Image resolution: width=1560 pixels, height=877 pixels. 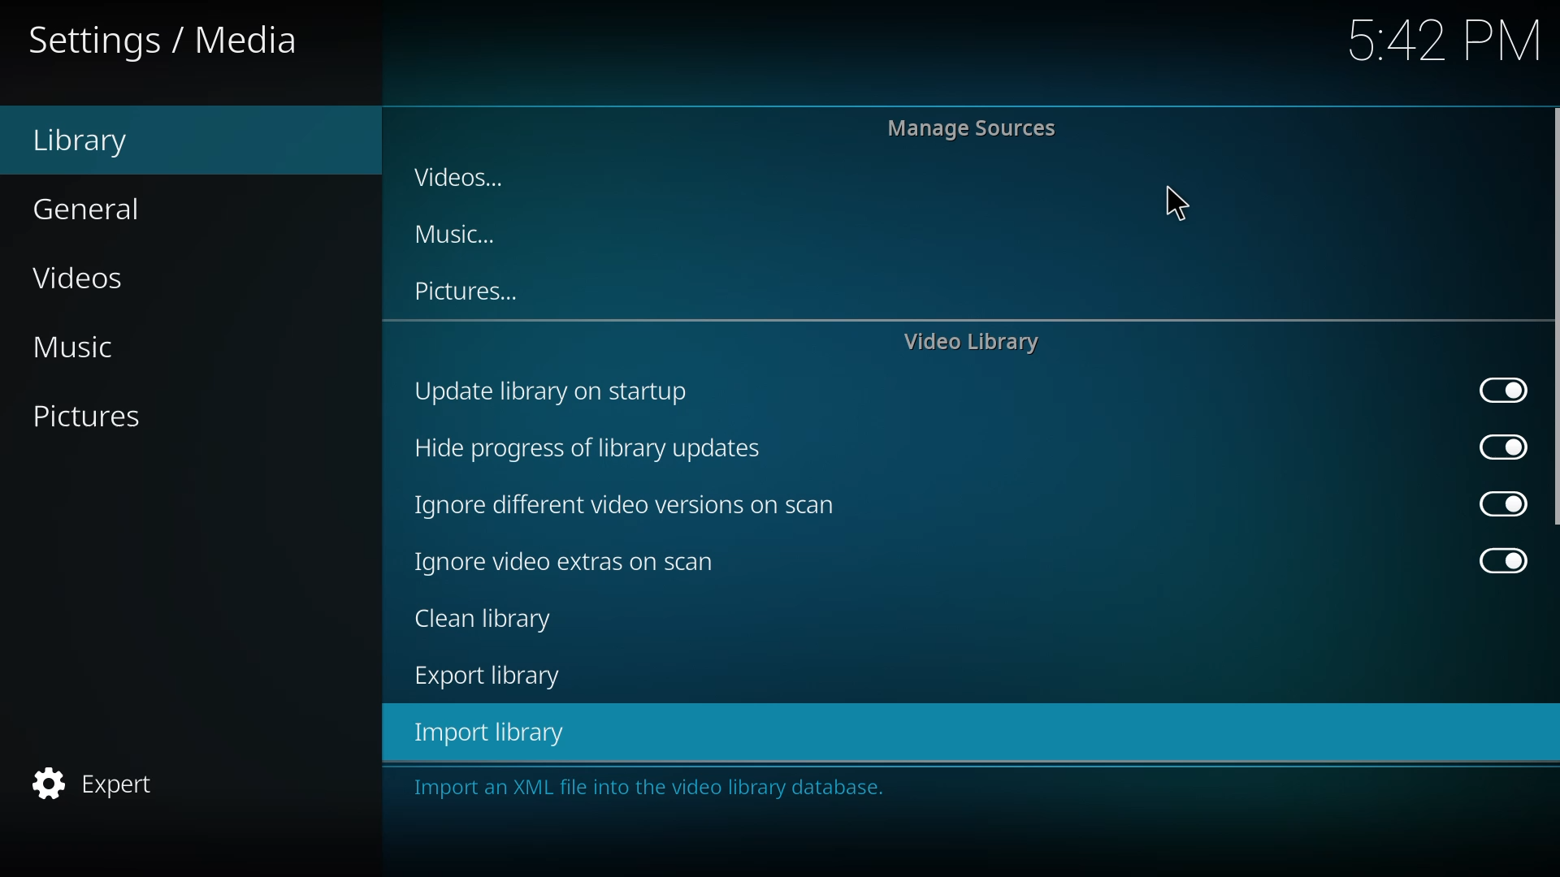 What do you see at coordinates (167, 40) in the screenshot?
I see `settings media` at bounding box center [167, 40].